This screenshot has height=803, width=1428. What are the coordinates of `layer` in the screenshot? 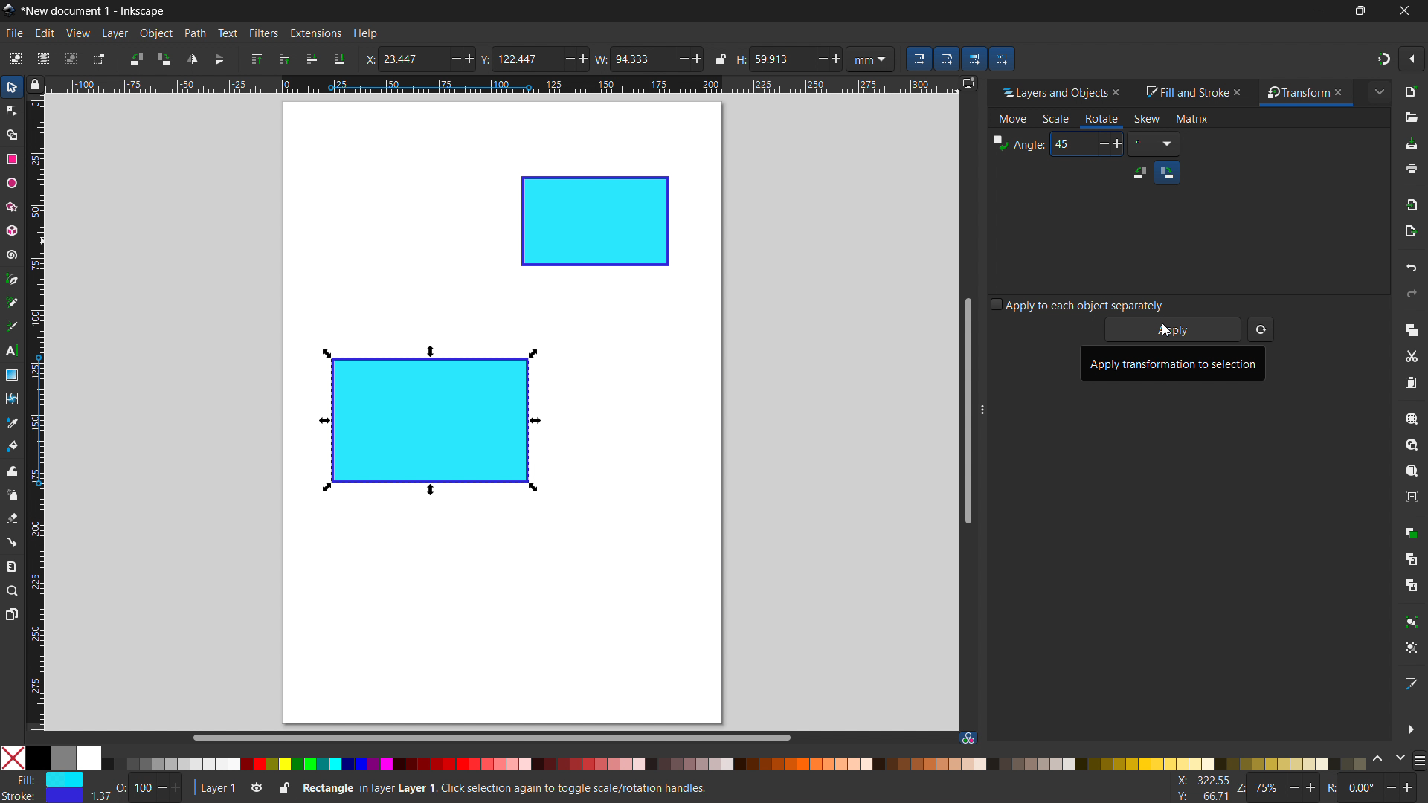 It's located at (115, 33).